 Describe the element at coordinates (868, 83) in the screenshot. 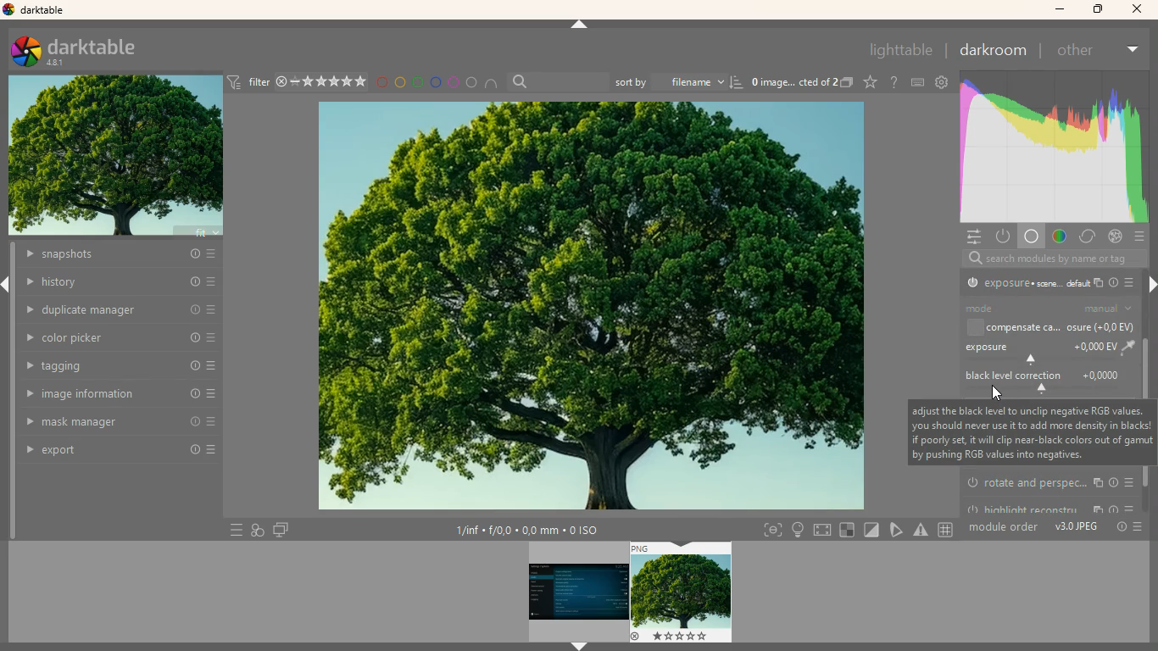

I see `favorite` at that location.